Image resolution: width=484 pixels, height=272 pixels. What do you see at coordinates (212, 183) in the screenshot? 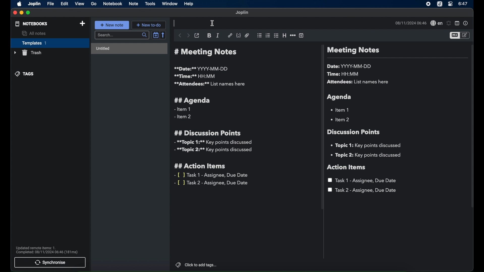
I see `- [ ] task 2 - assignee, due date` at bounding box center [212, 183].